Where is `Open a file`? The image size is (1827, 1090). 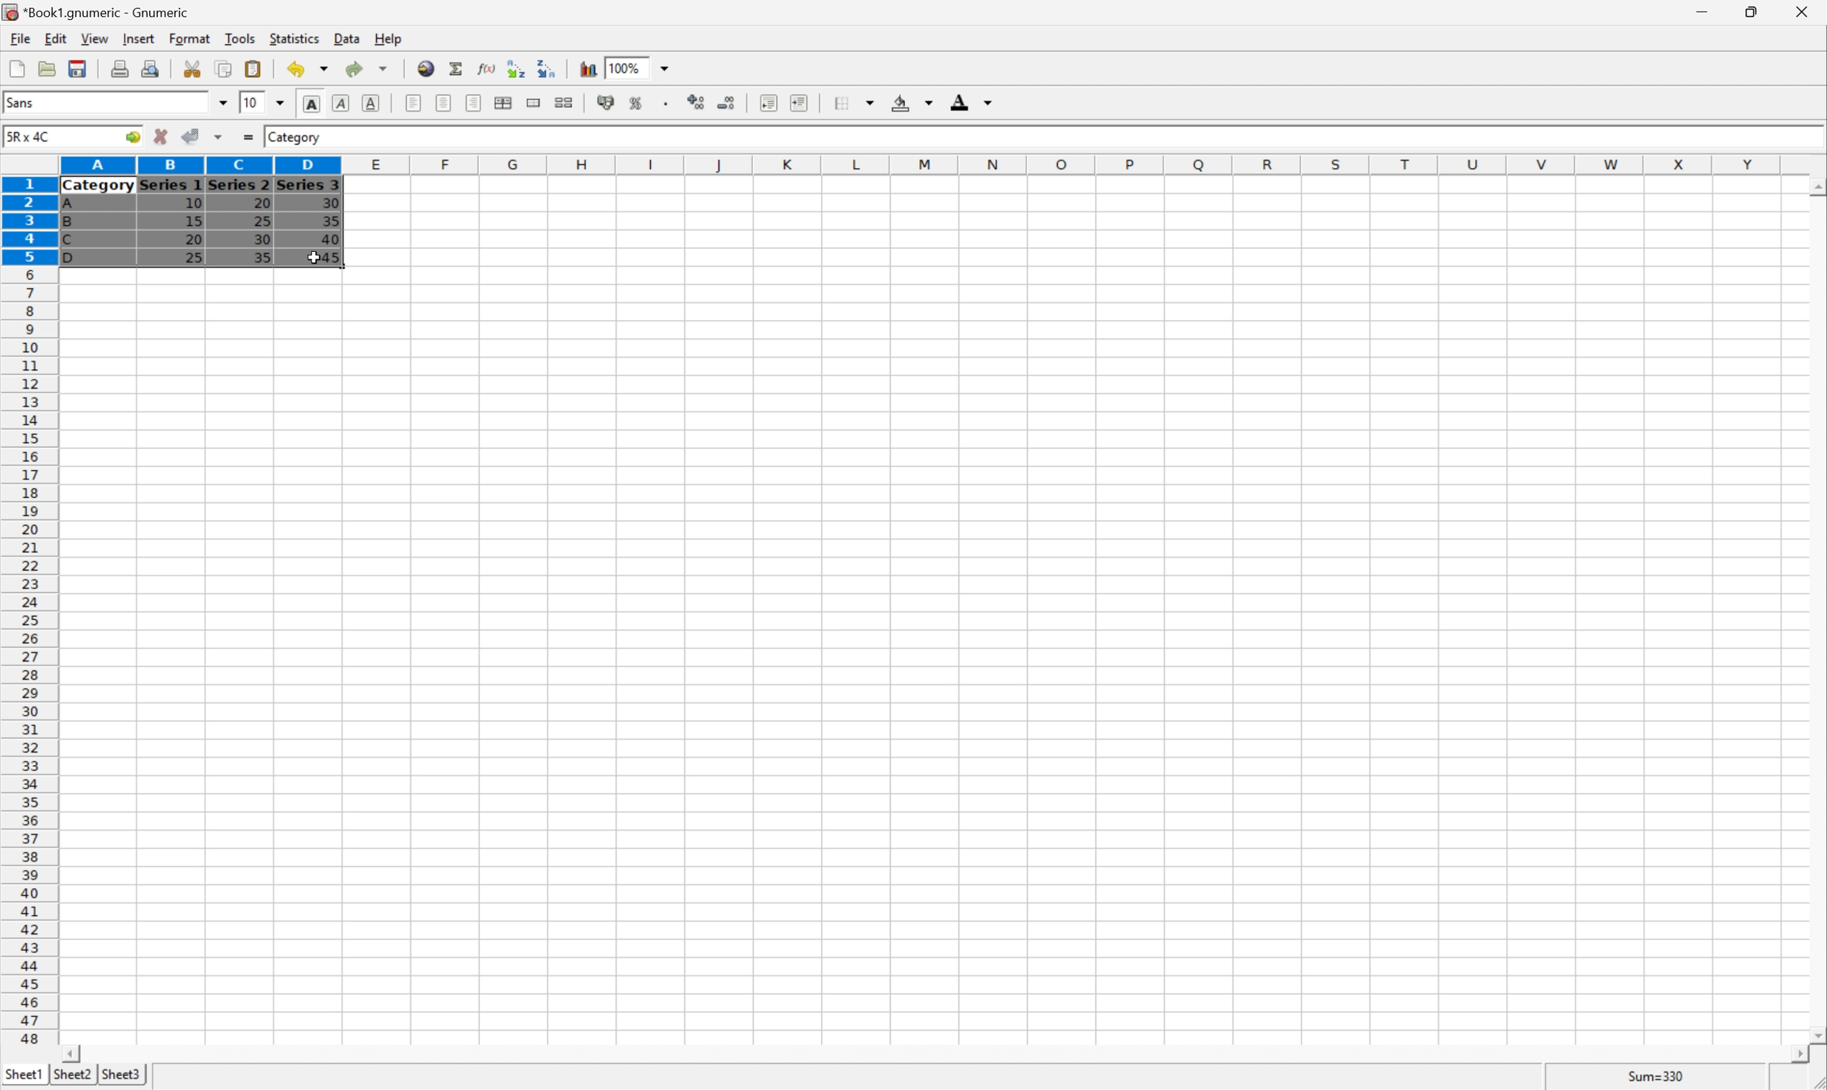
Open a file is located at coordinates (46, 68).